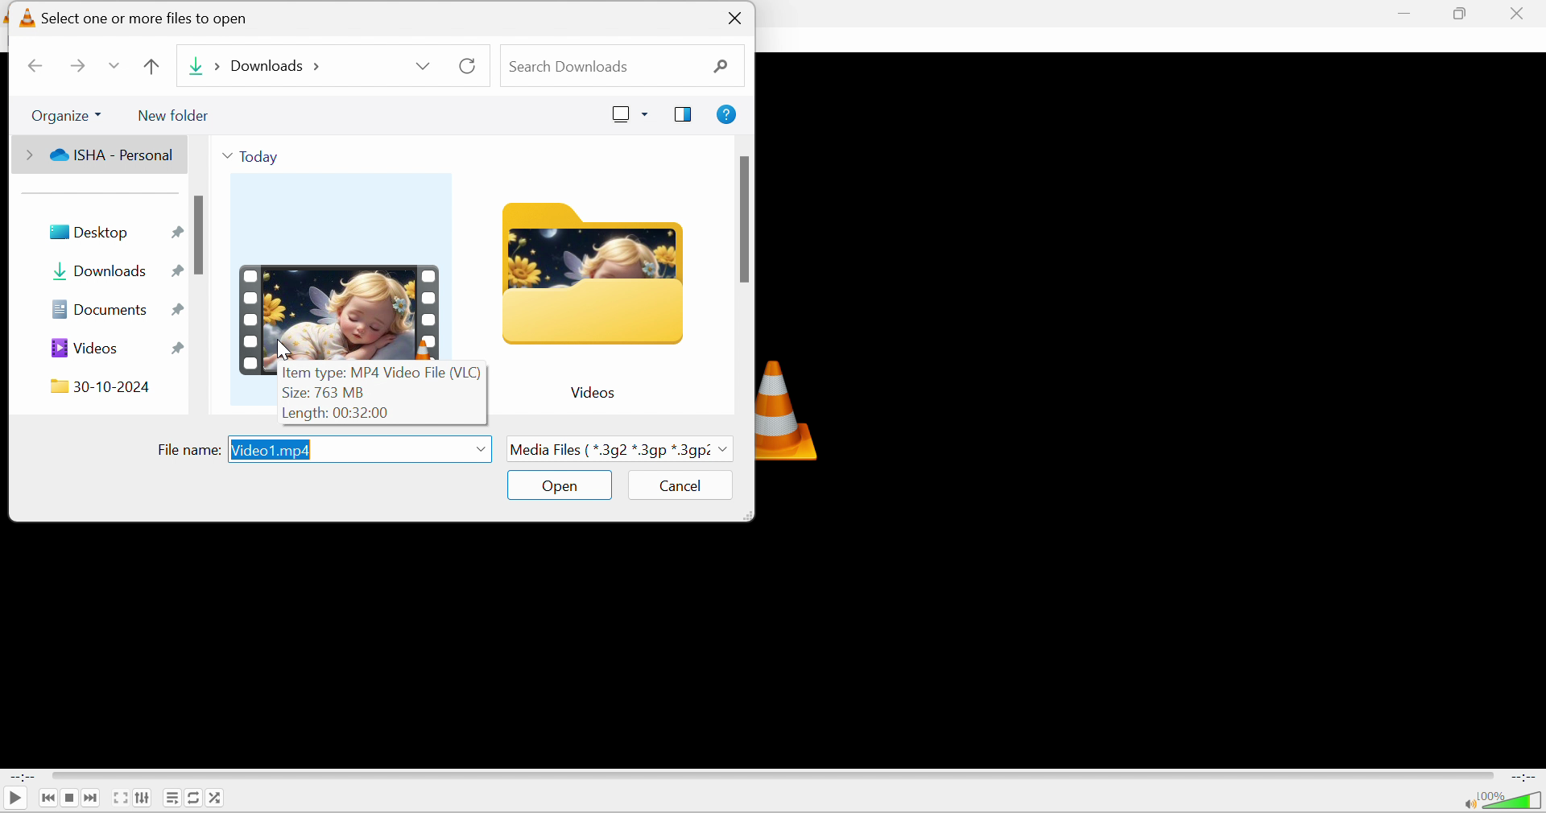  Describe the element at coordinates (98, 274) in the screenshot. I see `Downloads` at that location.